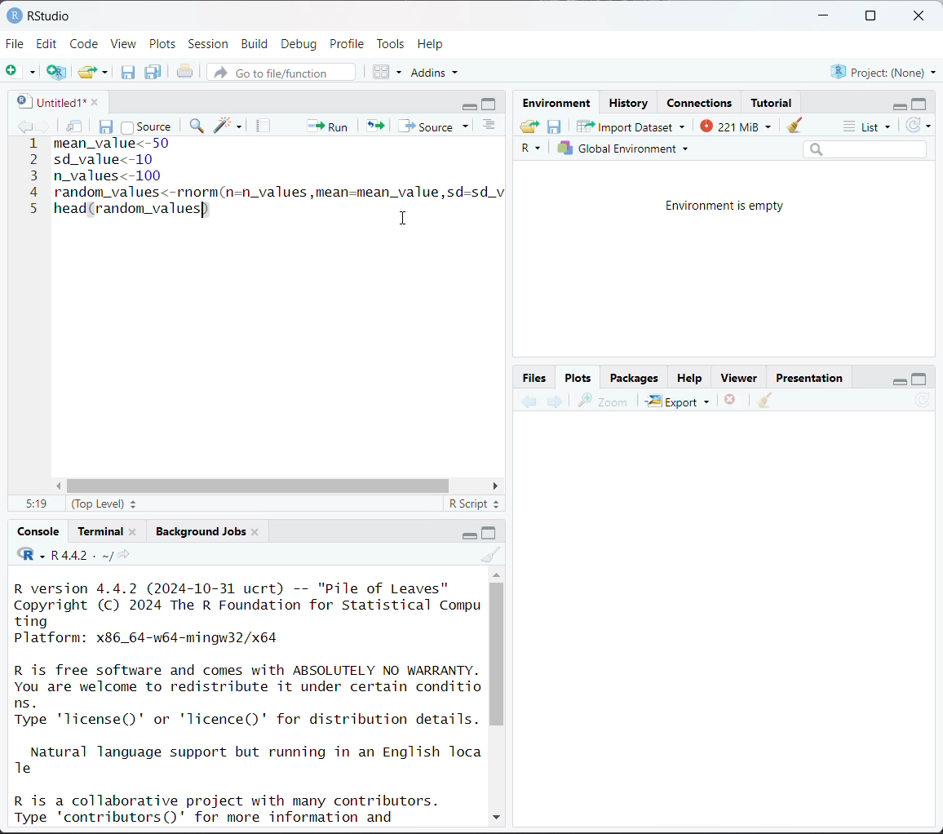 Image resolution: width=943 pixels, height=834 pixels. I want to click on down, so click(495, 814).